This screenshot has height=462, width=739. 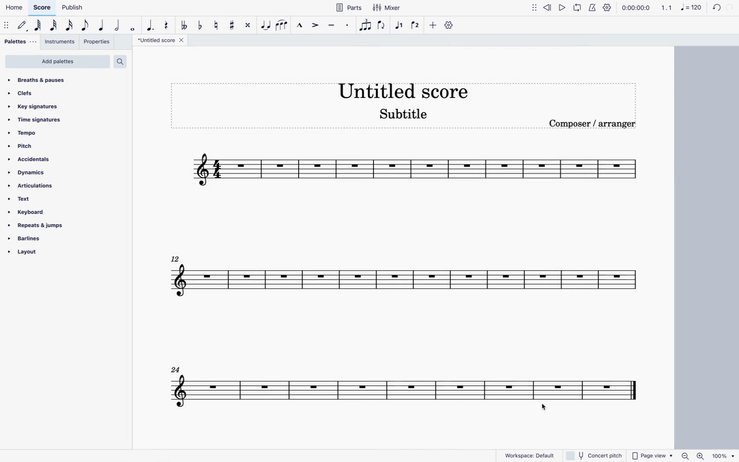 I want to click on score, so click(x=393, y=386).